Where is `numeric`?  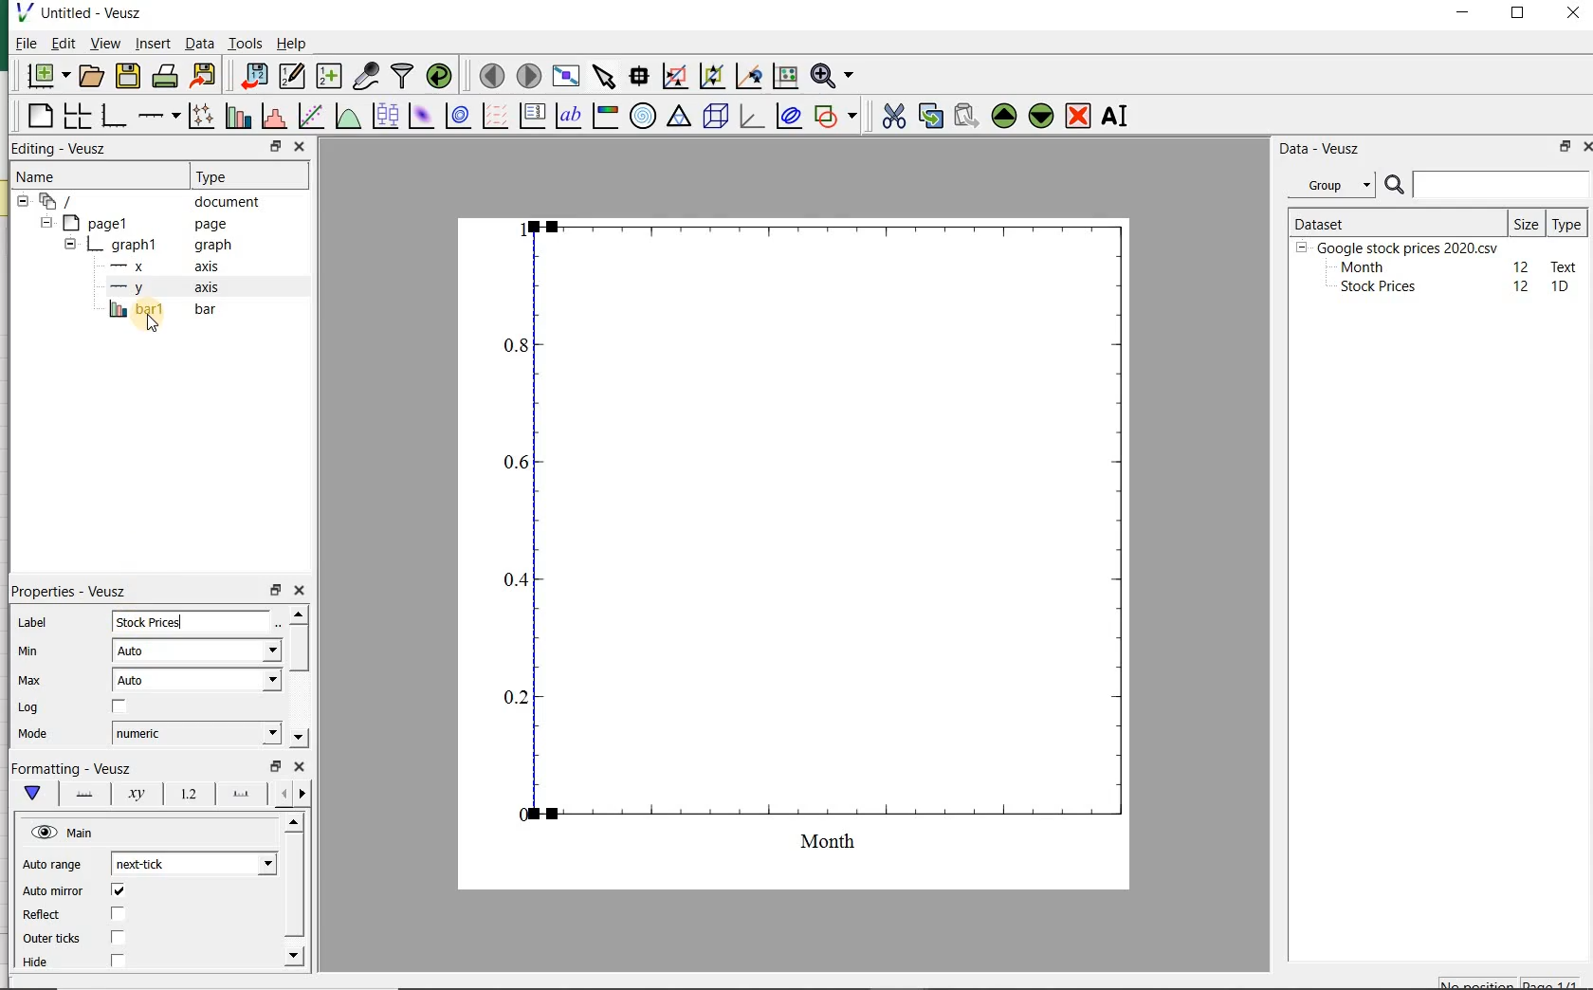
numeric is located at coordinates (194, 733).